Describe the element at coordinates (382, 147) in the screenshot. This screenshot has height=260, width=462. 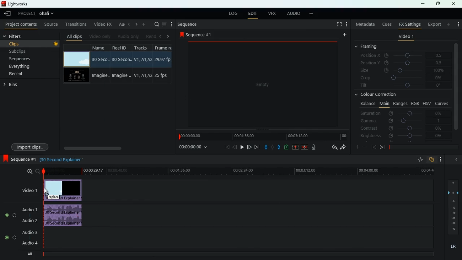
I see `front` at that location.